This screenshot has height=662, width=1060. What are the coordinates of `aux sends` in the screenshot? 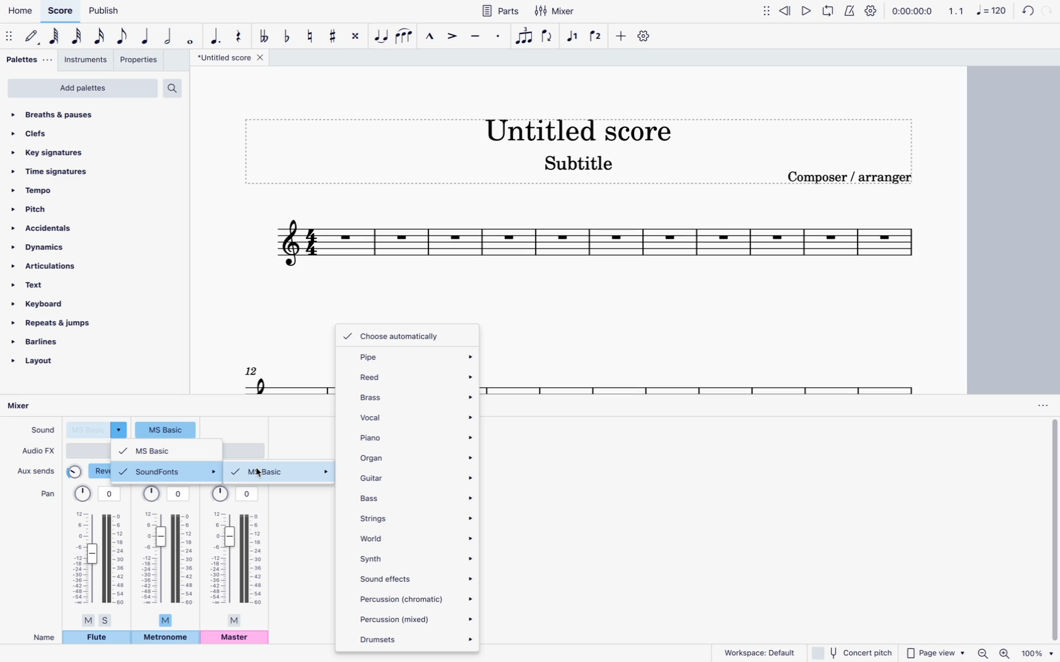 It's located at (37, 468).